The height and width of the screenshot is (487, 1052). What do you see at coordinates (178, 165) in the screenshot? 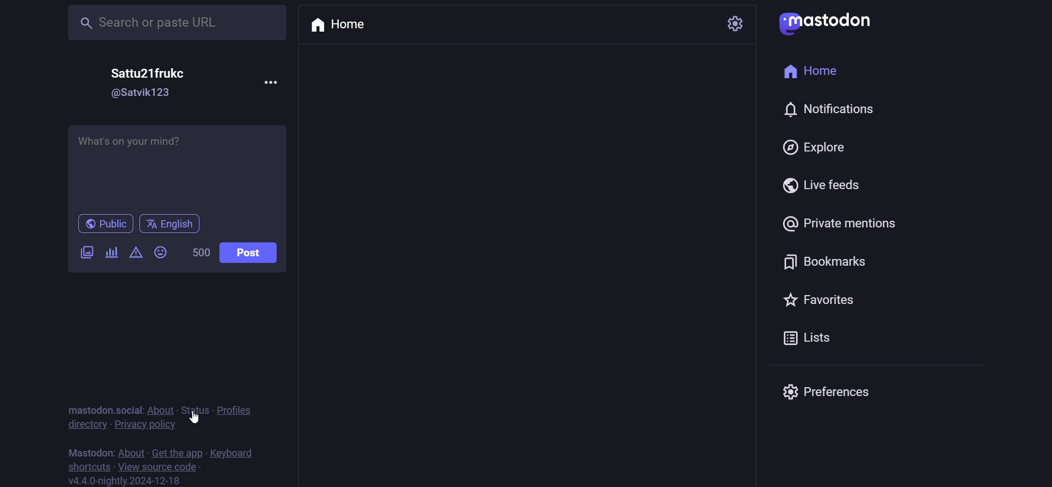
I see `post here` at bounding box center [178, 165].